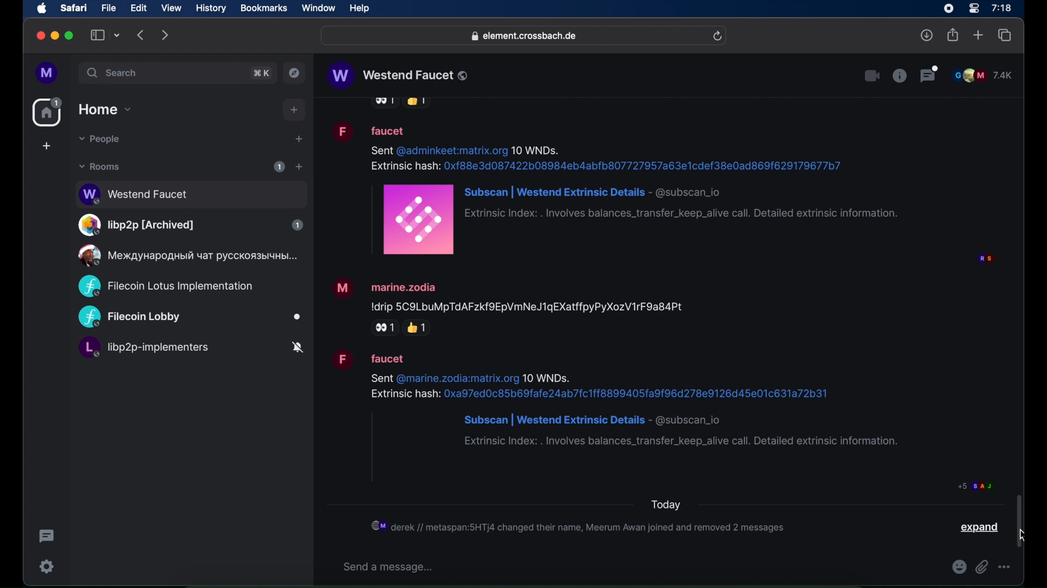  I want to click on public room, so click(190, 193).